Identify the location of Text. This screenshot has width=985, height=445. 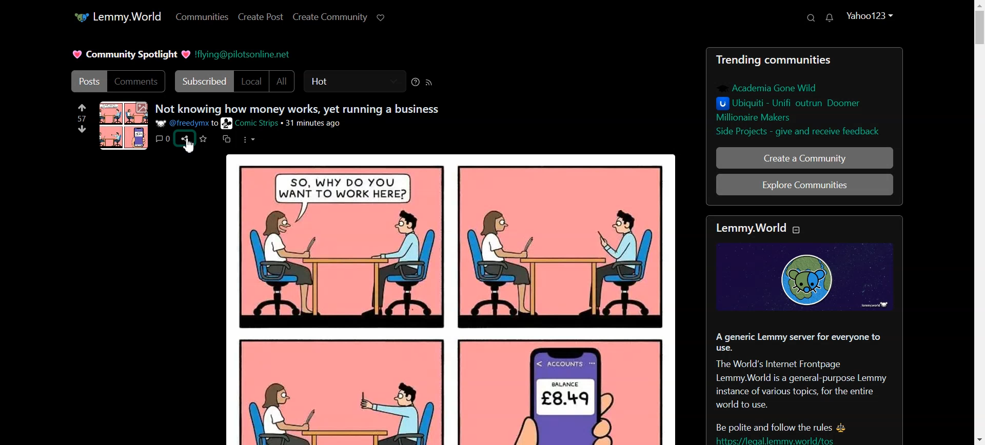
(804, 345).